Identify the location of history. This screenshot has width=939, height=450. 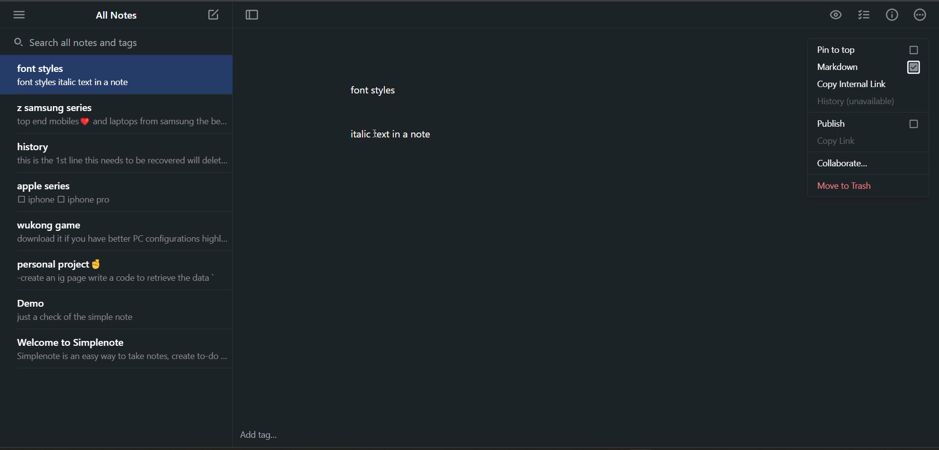
(869, 101).